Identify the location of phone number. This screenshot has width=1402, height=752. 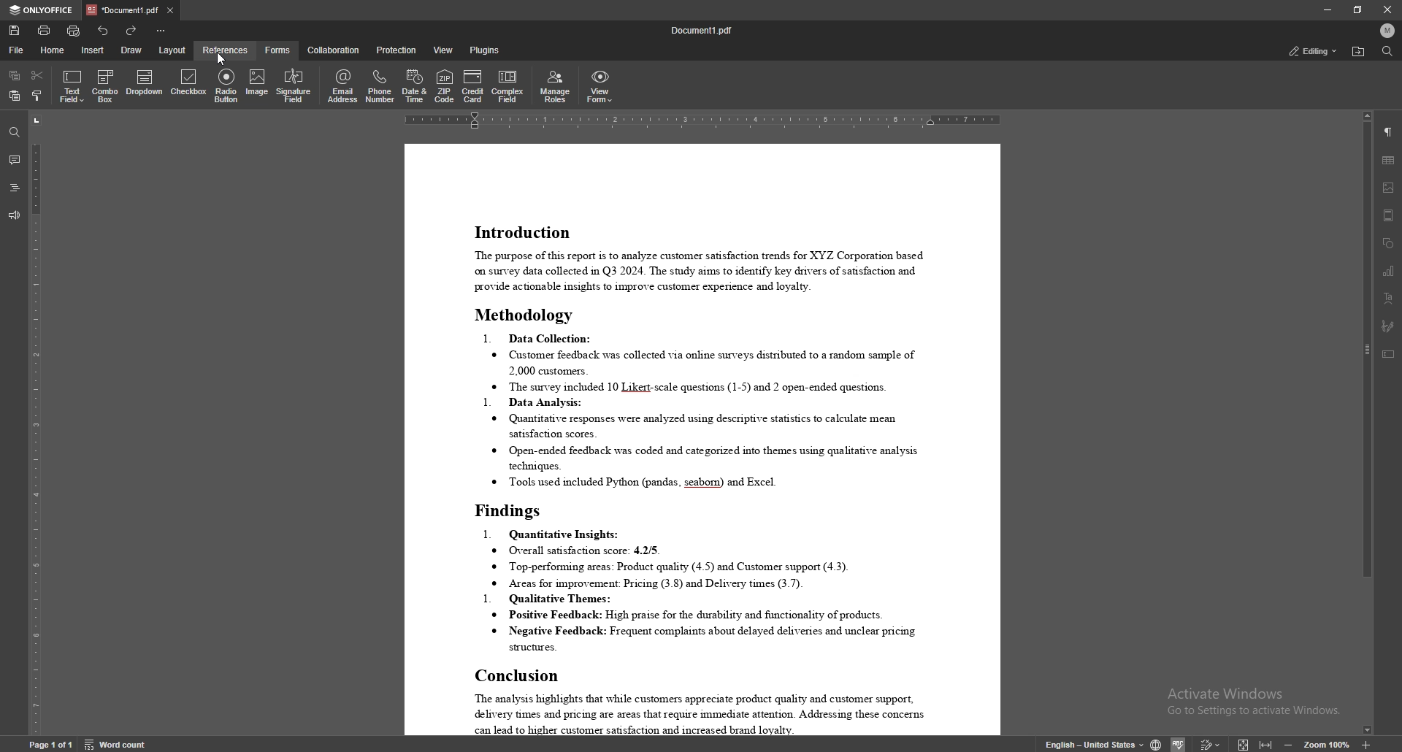
(380, 86).